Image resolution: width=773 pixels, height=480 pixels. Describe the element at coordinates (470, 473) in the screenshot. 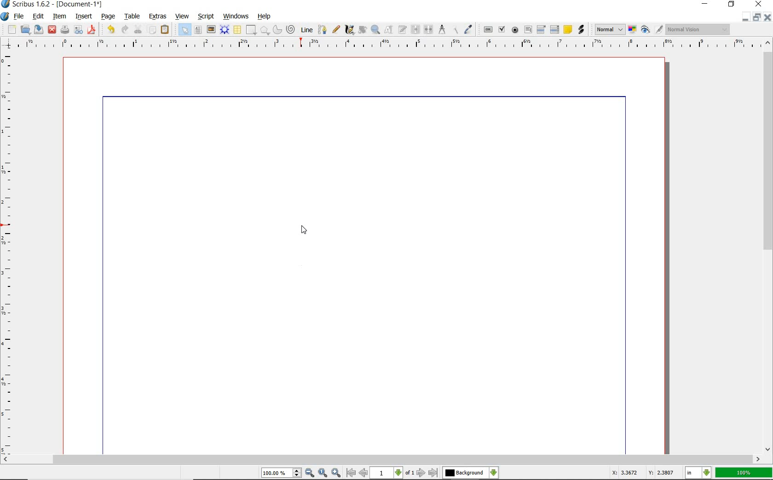

I see `select the current layer` at that location.